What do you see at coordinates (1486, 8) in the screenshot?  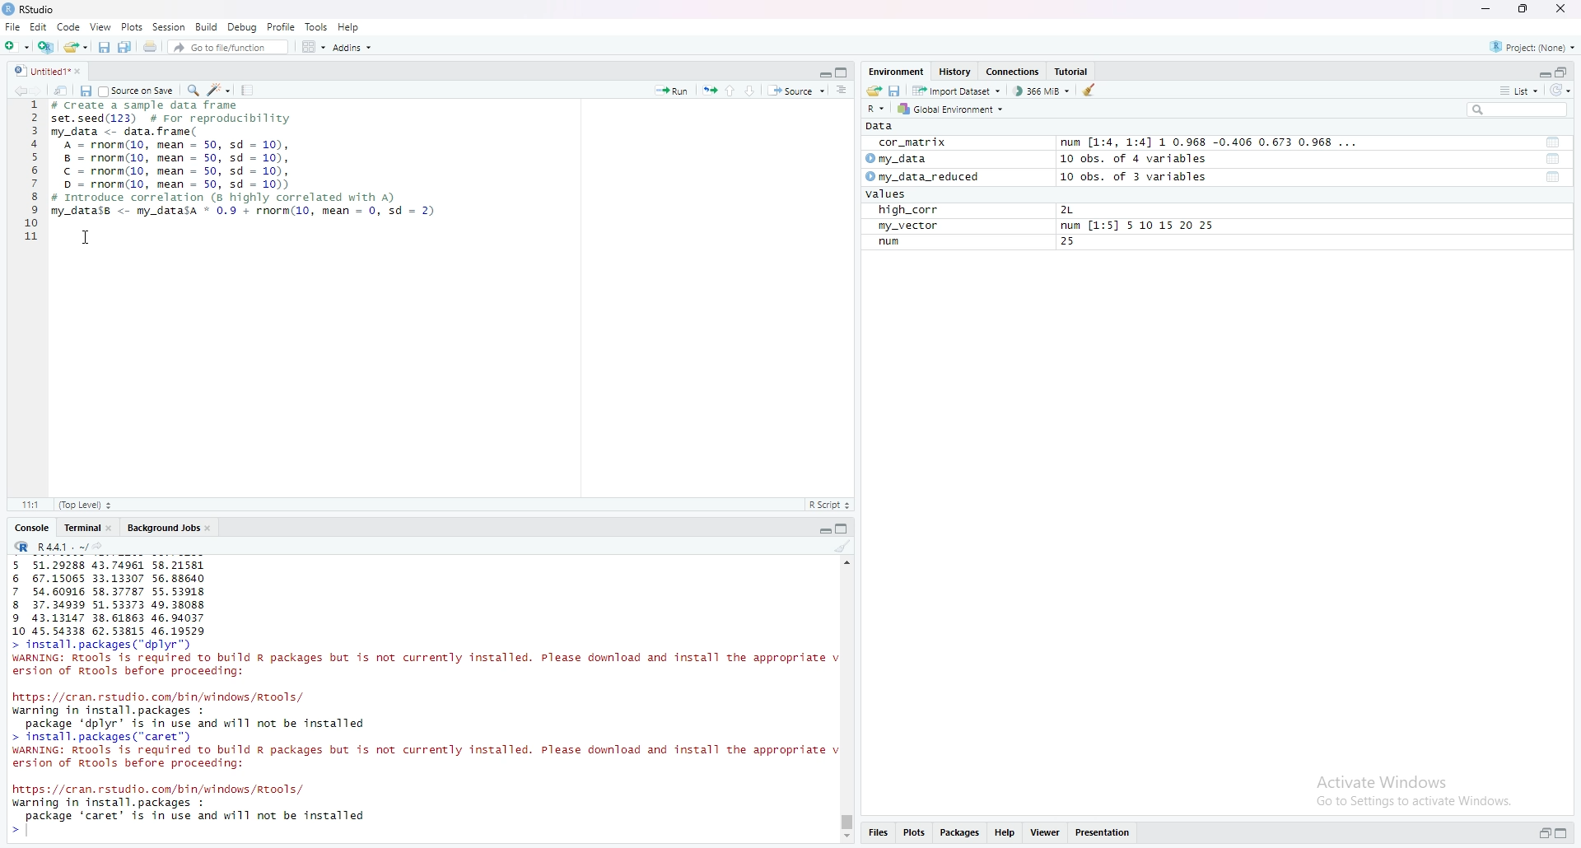 I see `minimise` at bounding box center [1486, 8].